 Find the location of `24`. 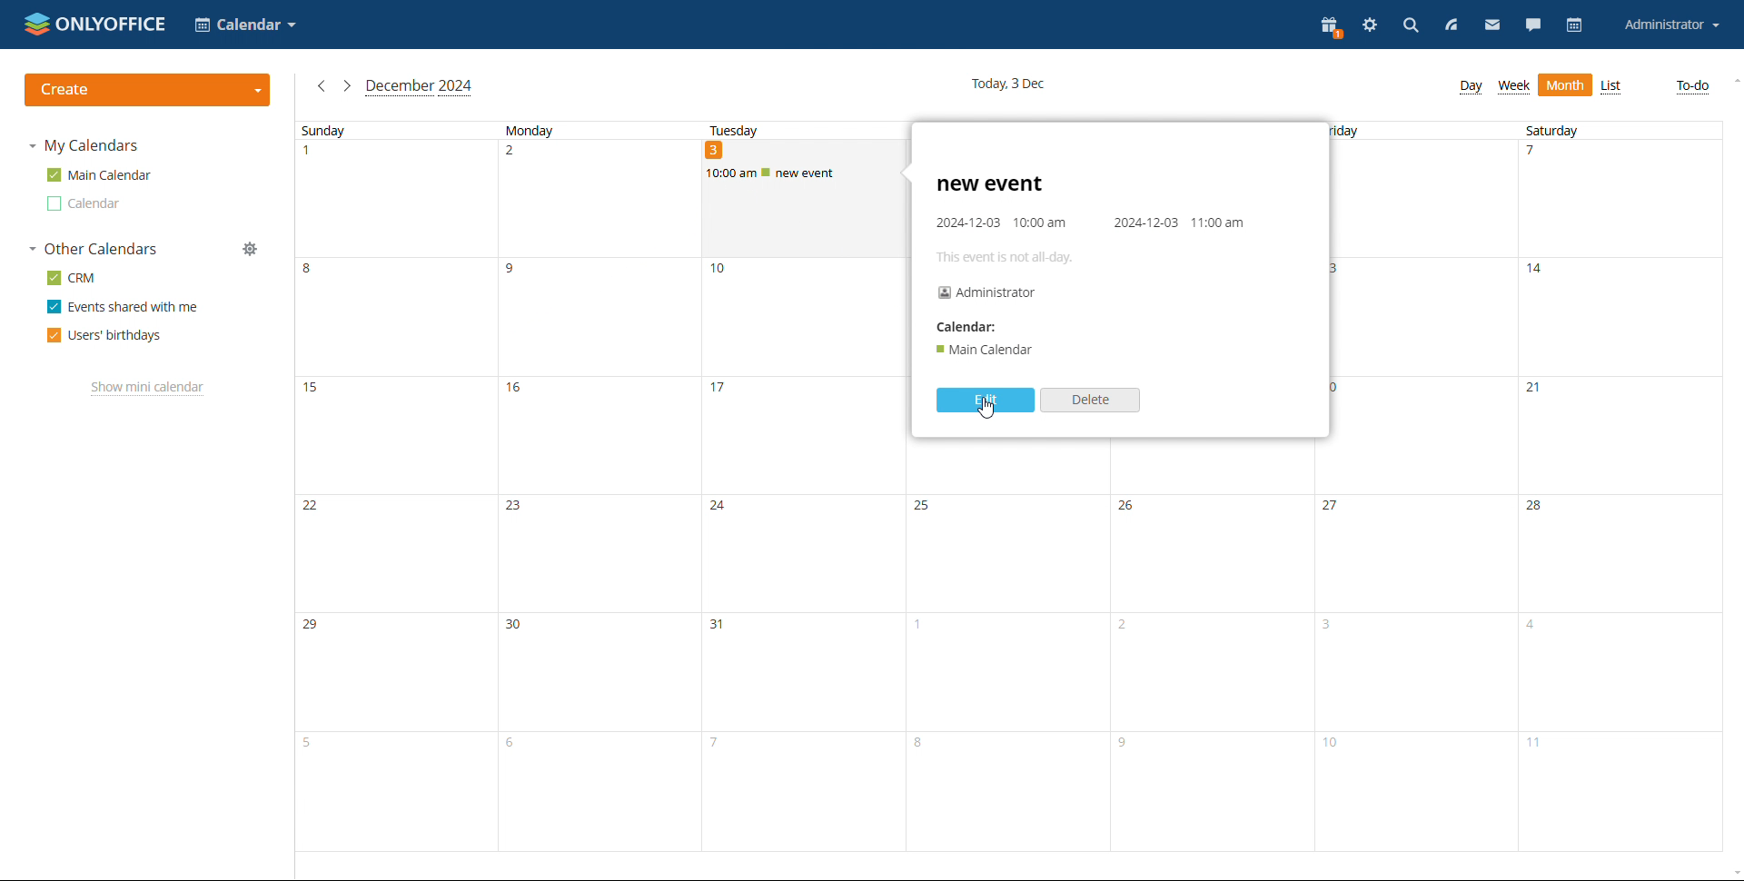

24 is located at coordinates (801, 554).